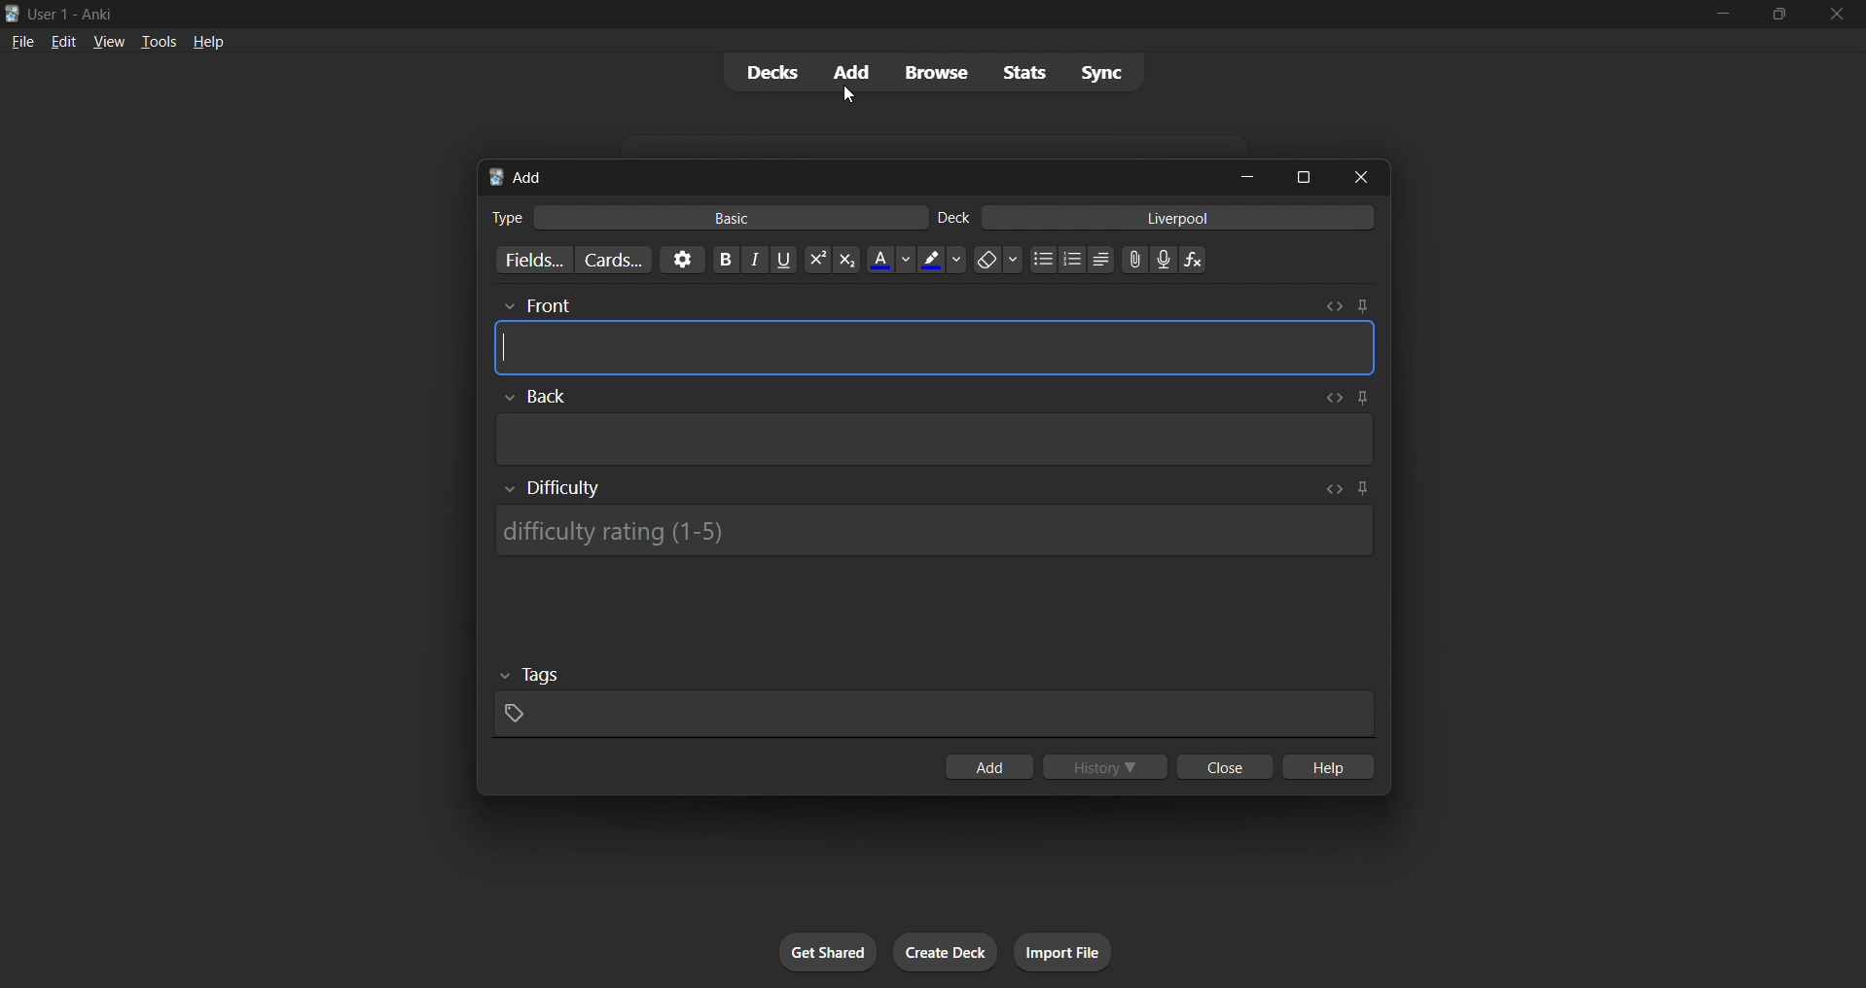 Image resolution: width=1866 pixels, height=988 pixels. Describe the element at coordinates (1042, 262) in the screenshot. I see `dotted list` at that location.